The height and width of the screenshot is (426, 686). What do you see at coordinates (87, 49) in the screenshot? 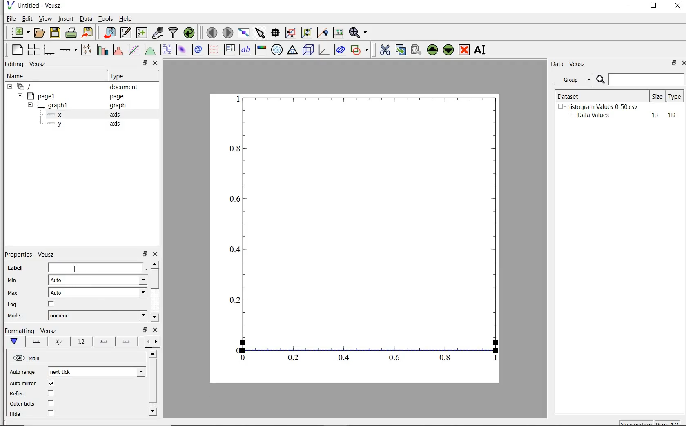
I see `plot points with line and error bars` at bounding box center [87, 49].